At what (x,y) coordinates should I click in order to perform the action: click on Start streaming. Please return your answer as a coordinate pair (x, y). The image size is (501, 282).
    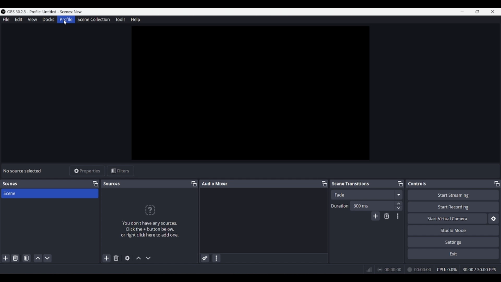
    Looking at the image, I should click on (454, 195).